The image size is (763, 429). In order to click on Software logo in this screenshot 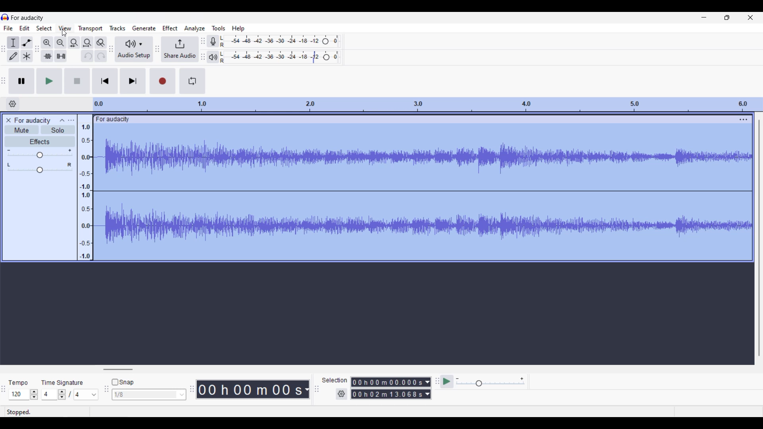, I will do `click(5, 17)`.